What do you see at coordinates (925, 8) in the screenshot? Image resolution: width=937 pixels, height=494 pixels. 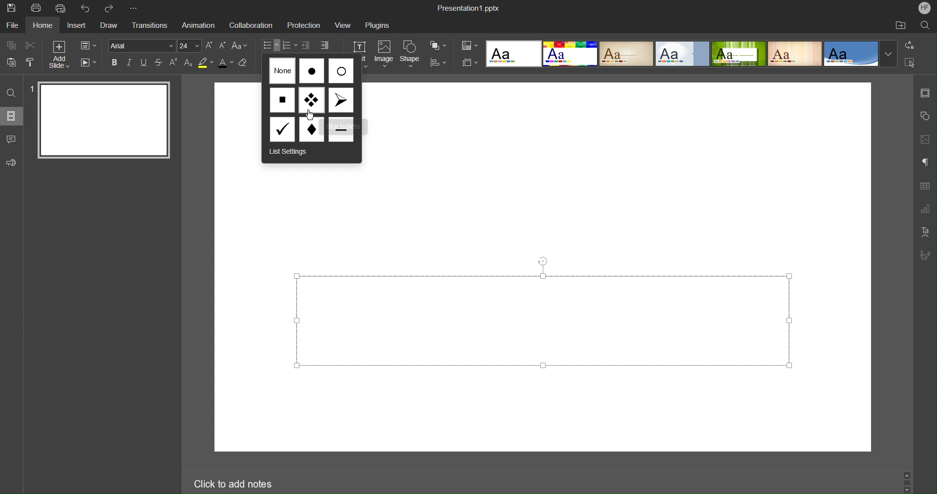 I see `Account` at bounding box center [925, 8].